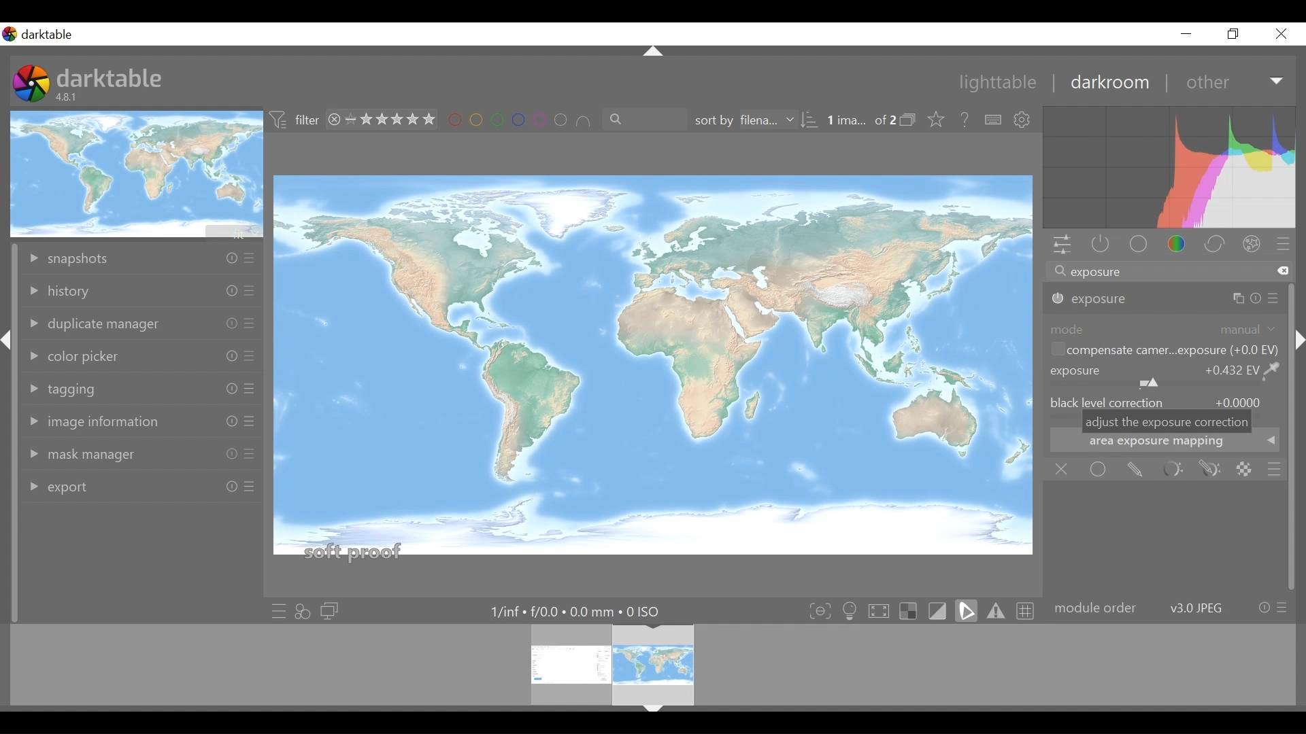  I want to click on show global preferences, so click(1024, 120).